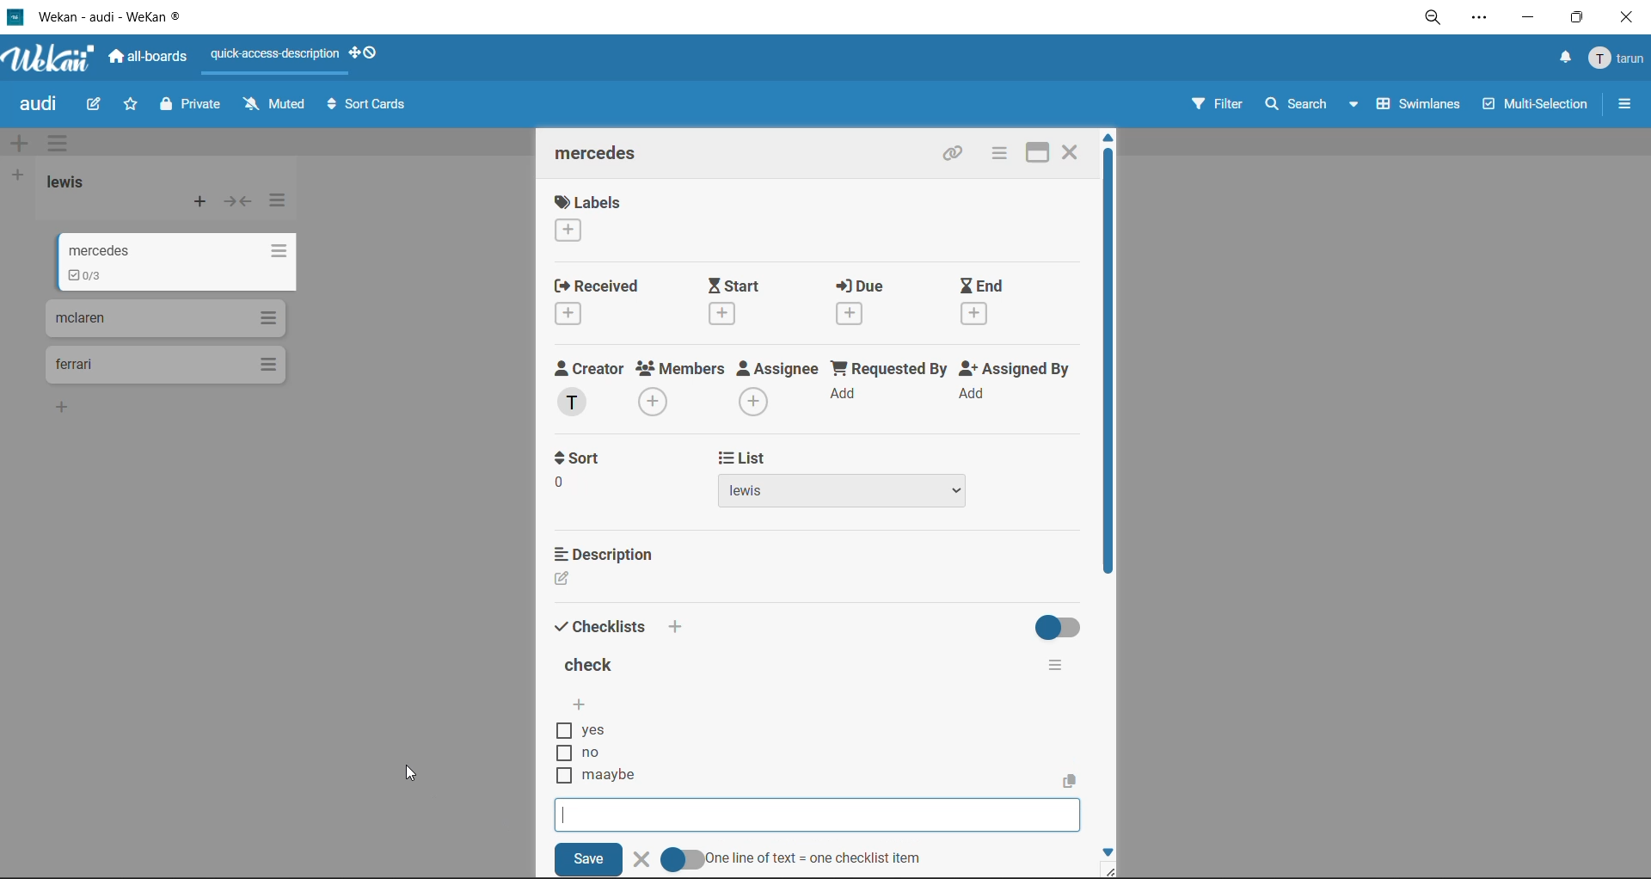  What do you see at coordinates (749, 301) in the screenshot?
I see `start` at bounding box center [749, 301].